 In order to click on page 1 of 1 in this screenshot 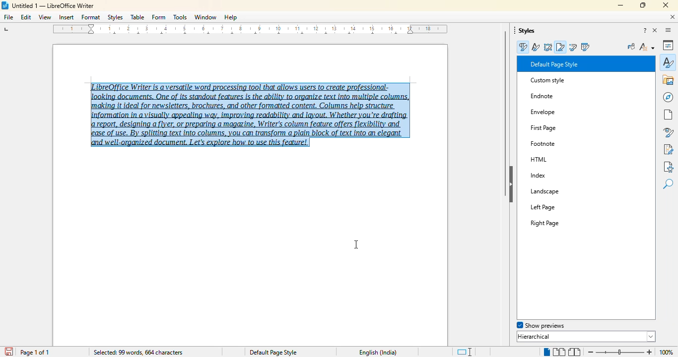, I will do `click(35, 353)`.